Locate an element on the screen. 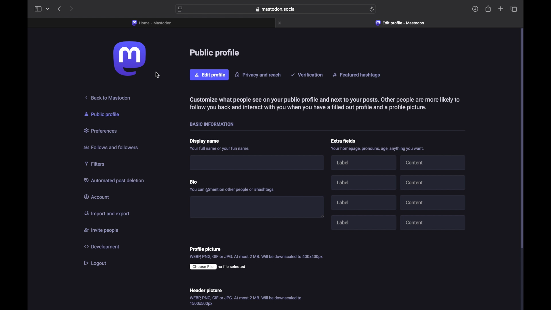 This screenshot has width=551, height=310. label is located at coordinates (363, 162).